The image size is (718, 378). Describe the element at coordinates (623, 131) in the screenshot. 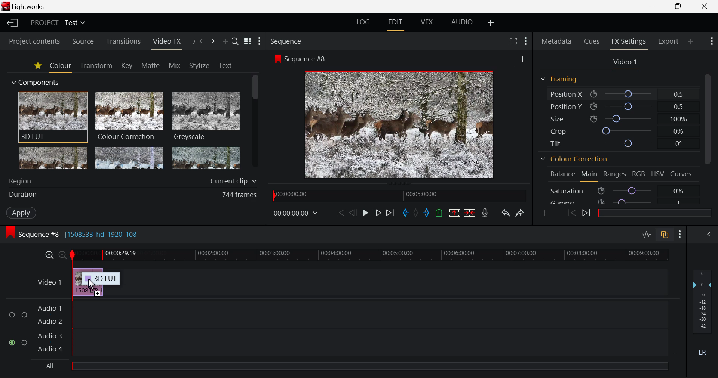

I see `Crop` at that location.